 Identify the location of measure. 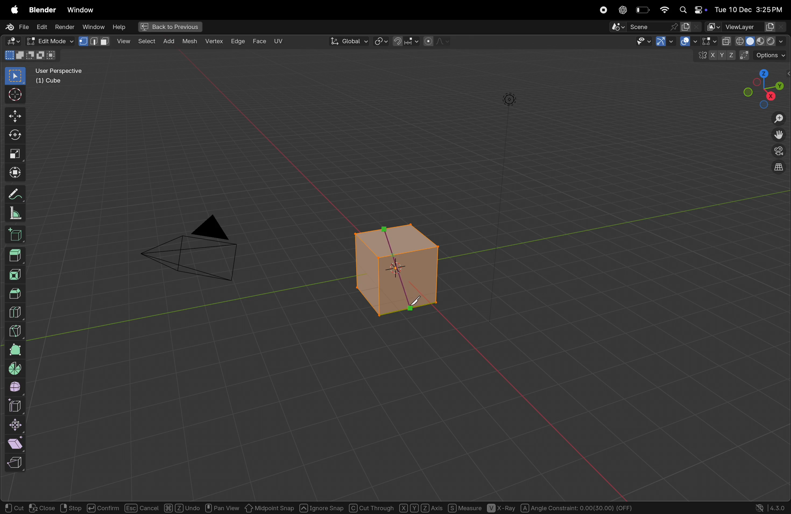
(16, 214).